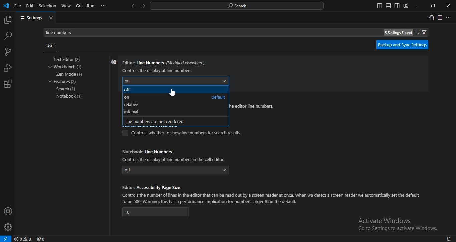 The image size is (456, 242). What do you see at coordinates (30, 5) in the screenshot?
I see `edit` at bounding box center [30, 5].